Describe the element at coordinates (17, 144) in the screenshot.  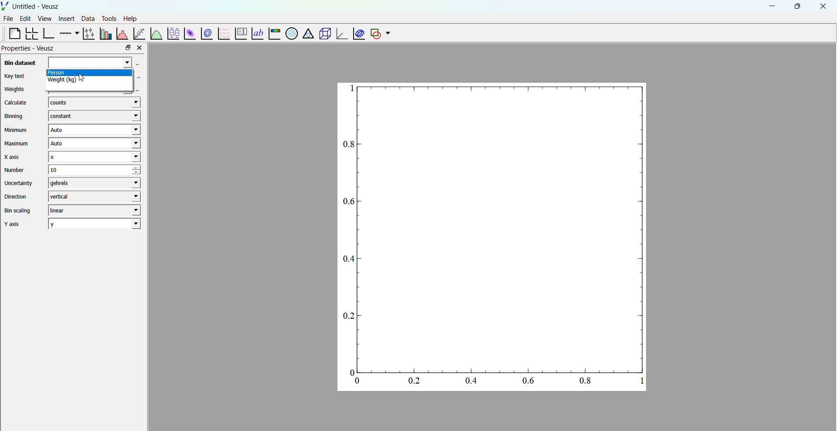
I see `Maximum` at that location.